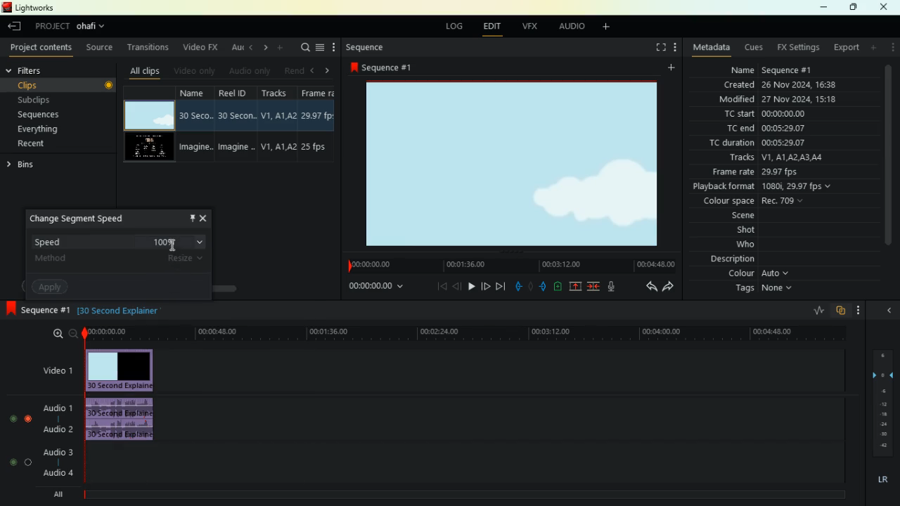 This screenshot has height=506, width=900. I want to click on au, so click(238, 48).